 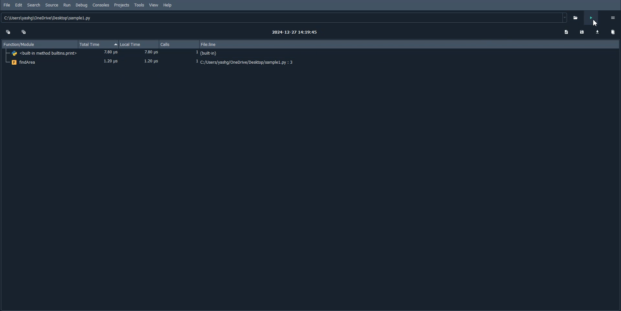 I want to click on Run, so click(x=67, y=5).